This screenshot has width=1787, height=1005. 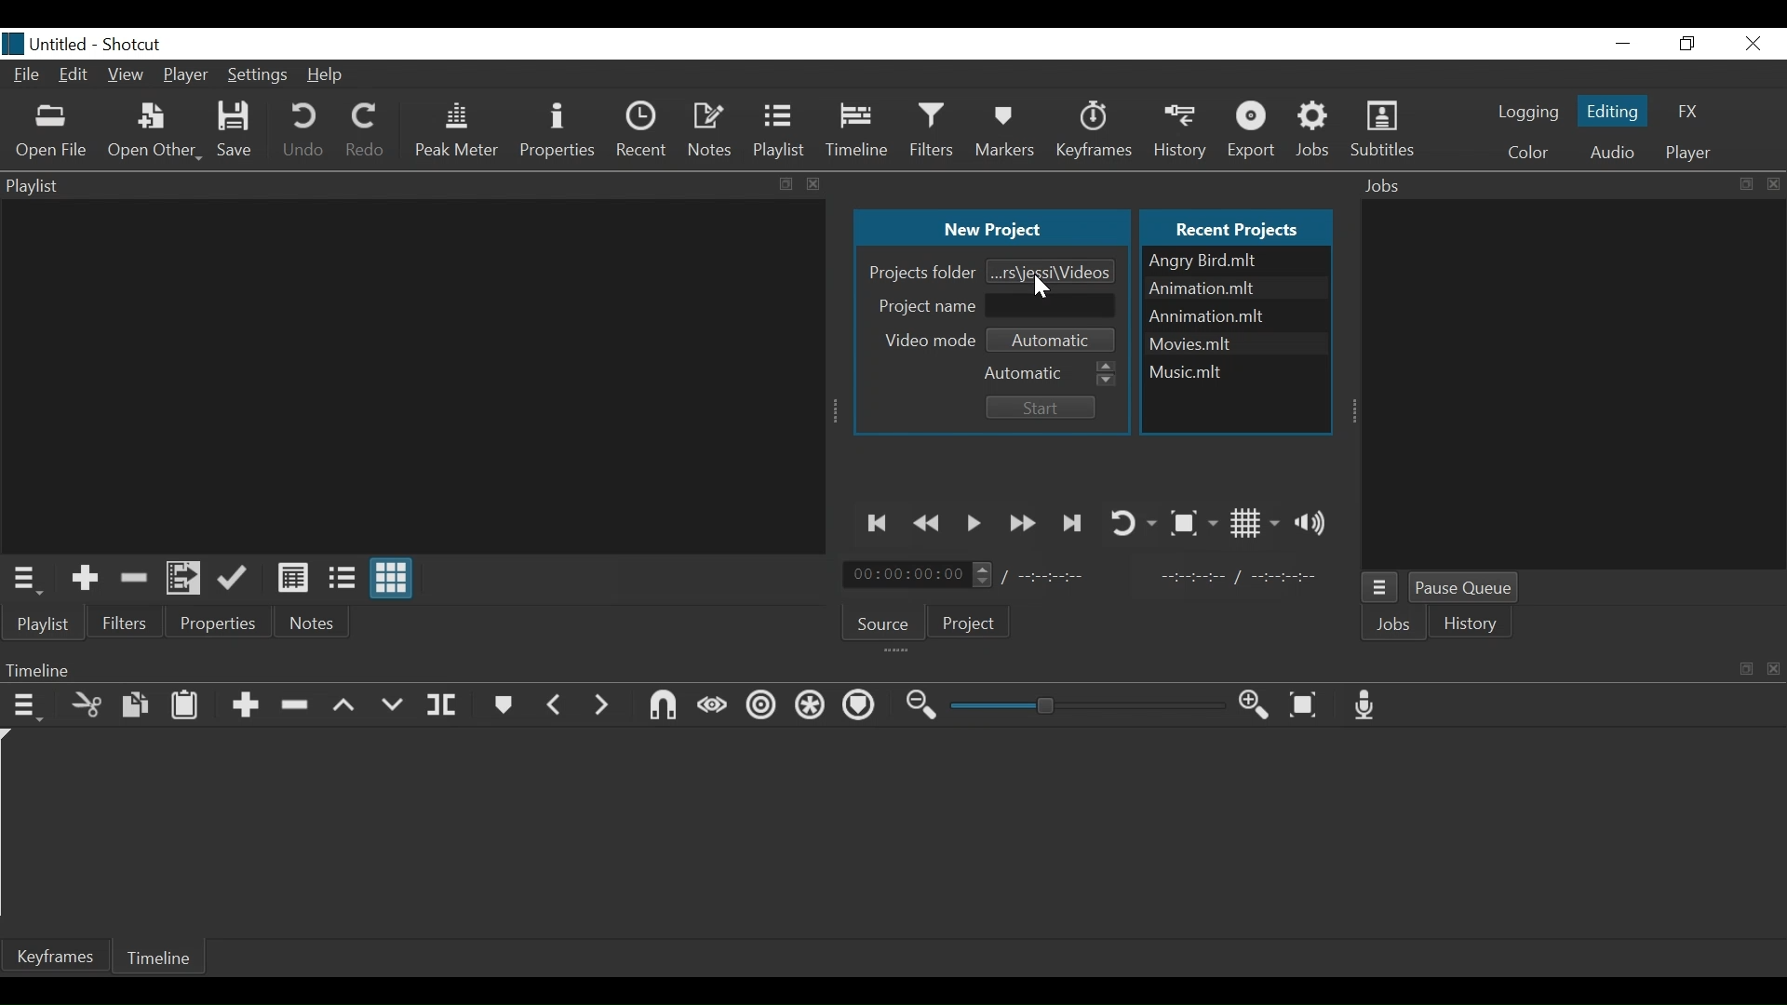 I want to click on Player, so click(x=187, y=74).